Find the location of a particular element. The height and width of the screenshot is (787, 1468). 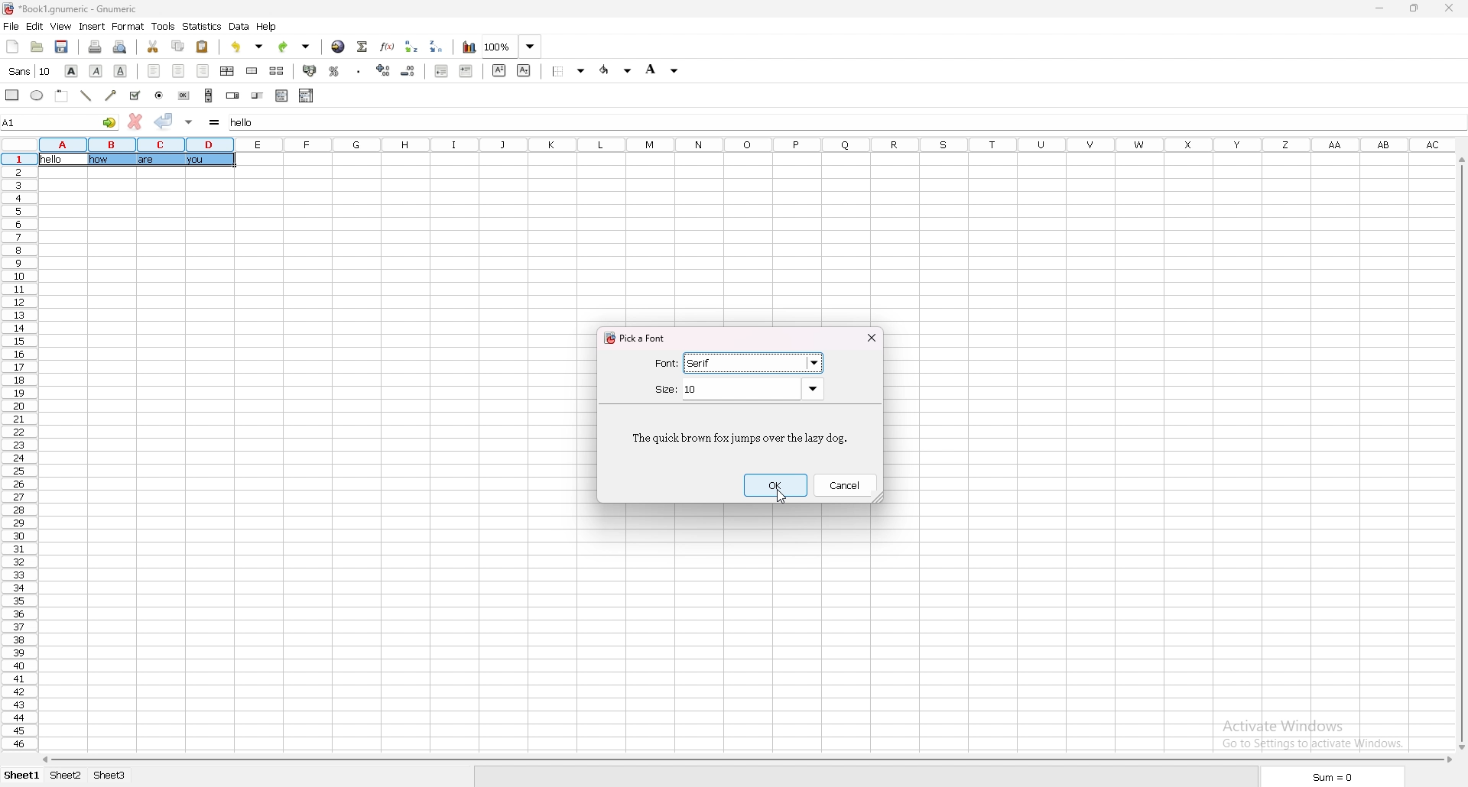

scroll bar is located at coordinates (209, 96).